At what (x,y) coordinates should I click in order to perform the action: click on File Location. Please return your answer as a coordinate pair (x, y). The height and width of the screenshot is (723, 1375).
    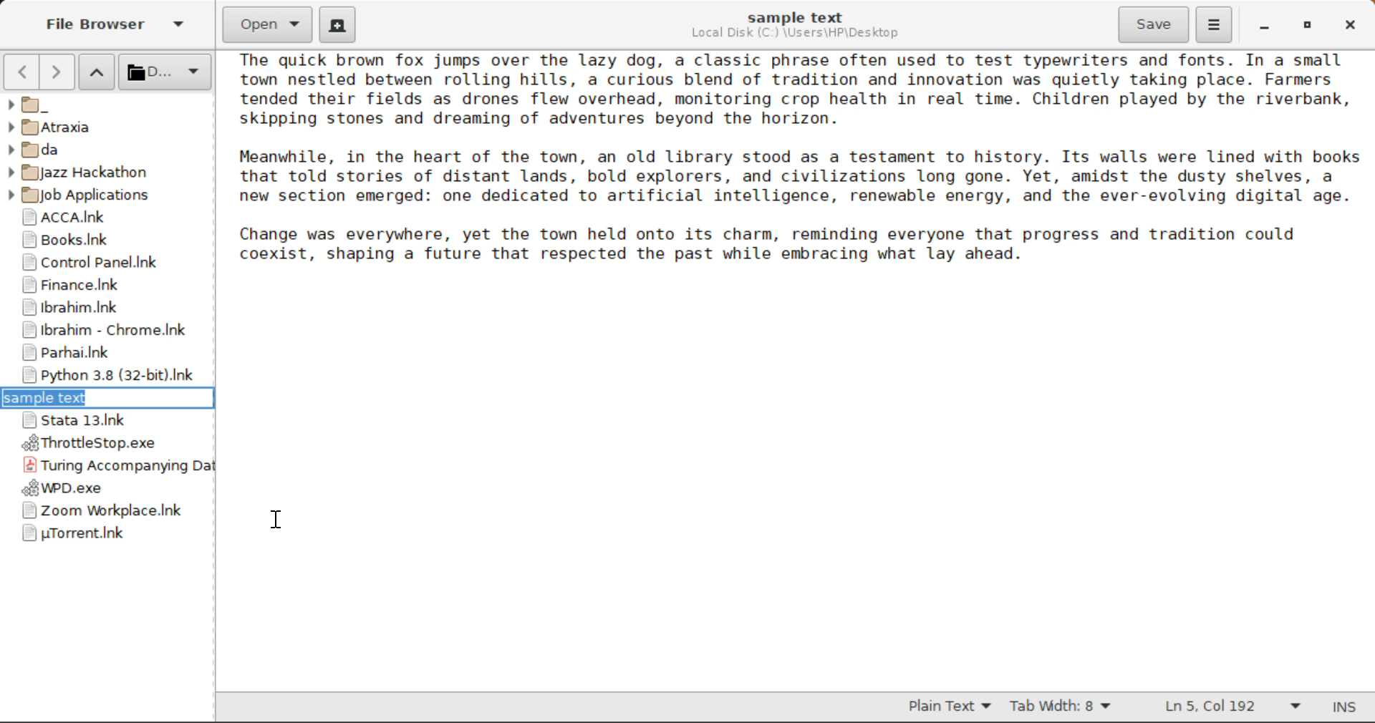
    Looking at the image, I should click on (798, 34).